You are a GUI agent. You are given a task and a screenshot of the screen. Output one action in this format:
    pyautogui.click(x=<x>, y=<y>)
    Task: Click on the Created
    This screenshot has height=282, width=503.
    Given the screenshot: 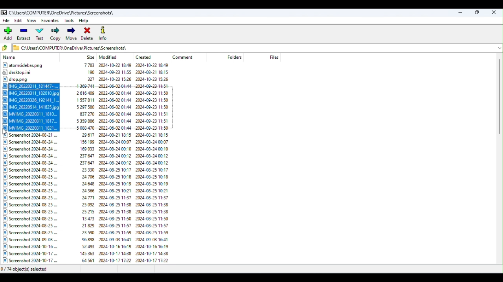 What is the action you would take?
    pyautogui.click(x=146, y=56)
    